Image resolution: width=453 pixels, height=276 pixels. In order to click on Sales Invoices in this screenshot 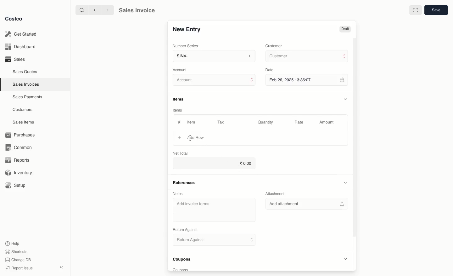, I will do `click(26, 84)`.